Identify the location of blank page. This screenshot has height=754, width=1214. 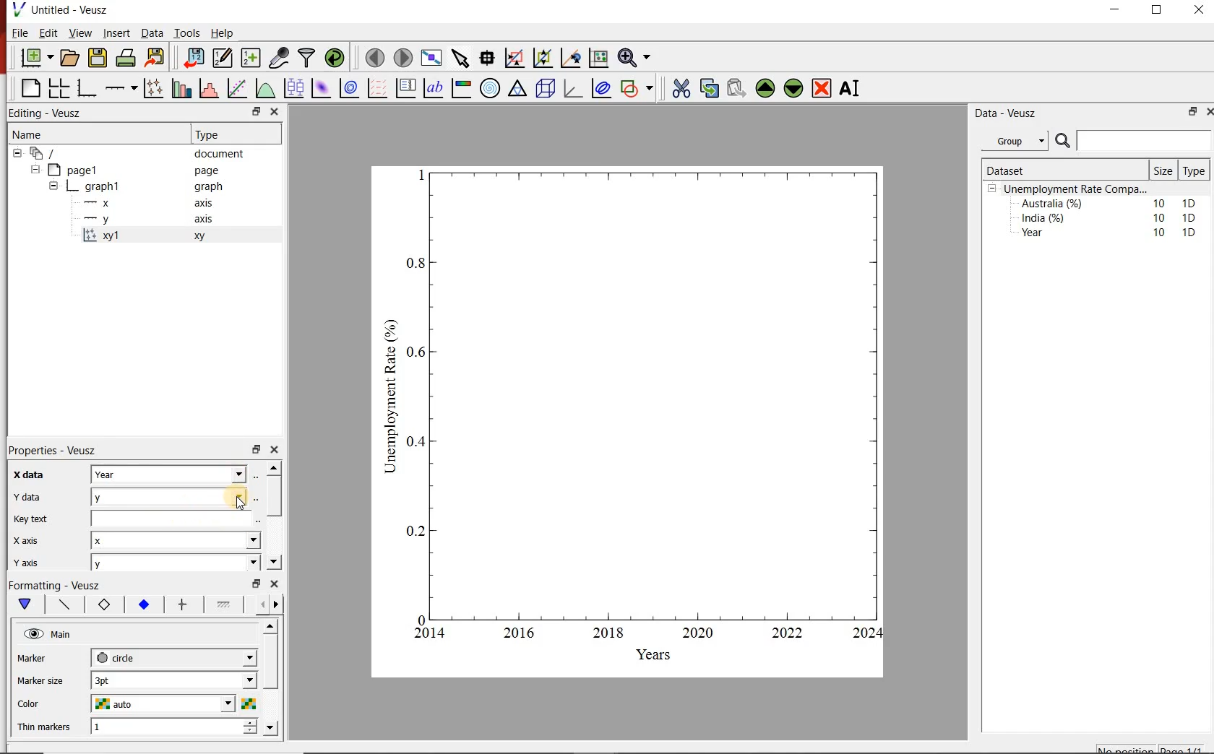
(30, 87).